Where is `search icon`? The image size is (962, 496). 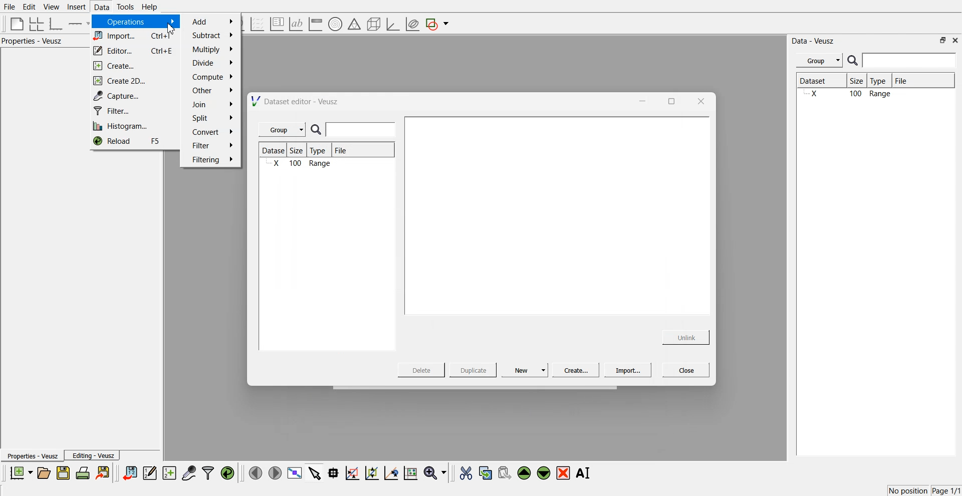
search icon is located at coordinates (318, 130).